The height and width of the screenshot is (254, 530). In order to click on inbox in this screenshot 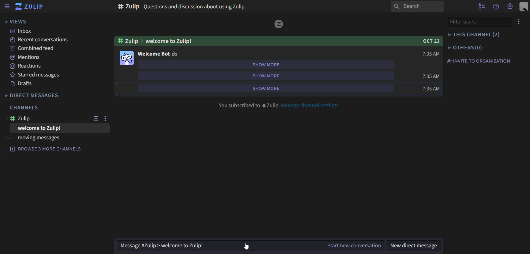, I will do `click(22, 32)`.